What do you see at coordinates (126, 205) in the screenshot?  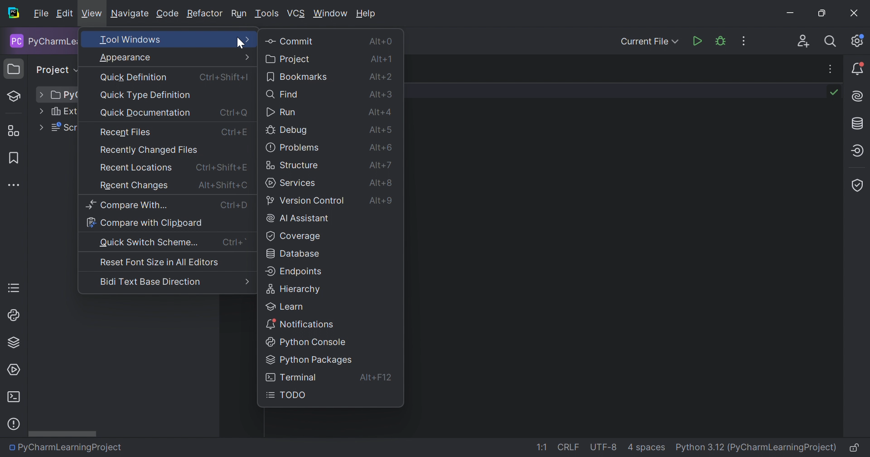 I see `Compare With...` at bounding box center [126, 205].